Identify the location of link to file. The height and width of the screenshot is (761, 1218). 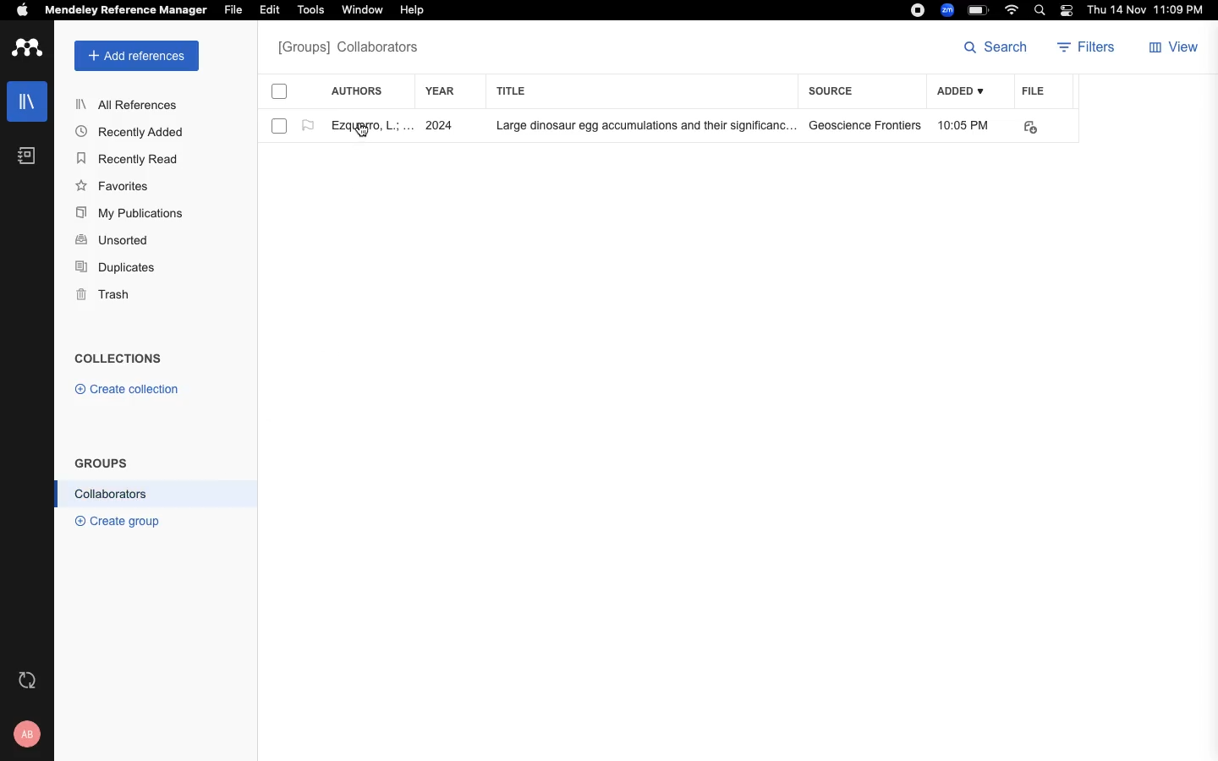
(1038, 125).